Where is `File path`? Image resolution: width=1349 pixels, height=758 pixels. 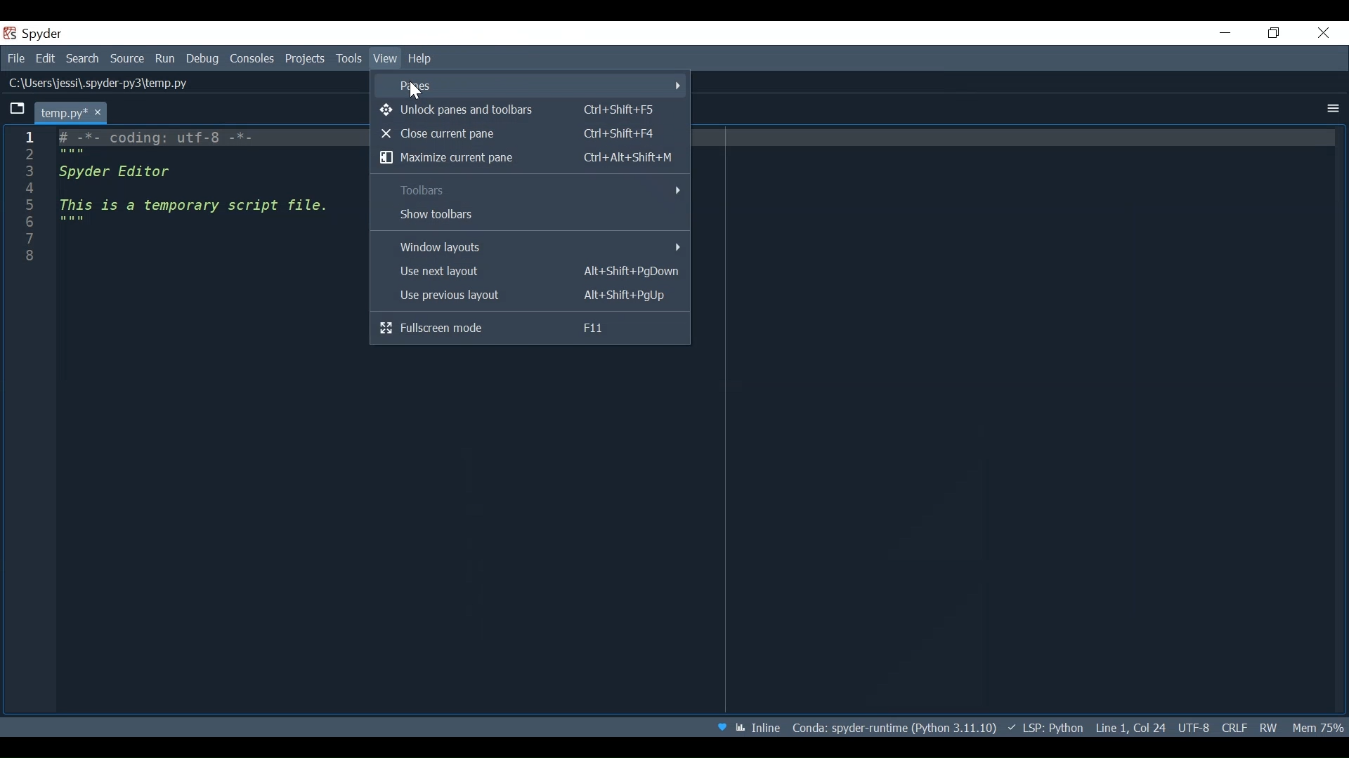 File path is located at coordinates (896, 726).